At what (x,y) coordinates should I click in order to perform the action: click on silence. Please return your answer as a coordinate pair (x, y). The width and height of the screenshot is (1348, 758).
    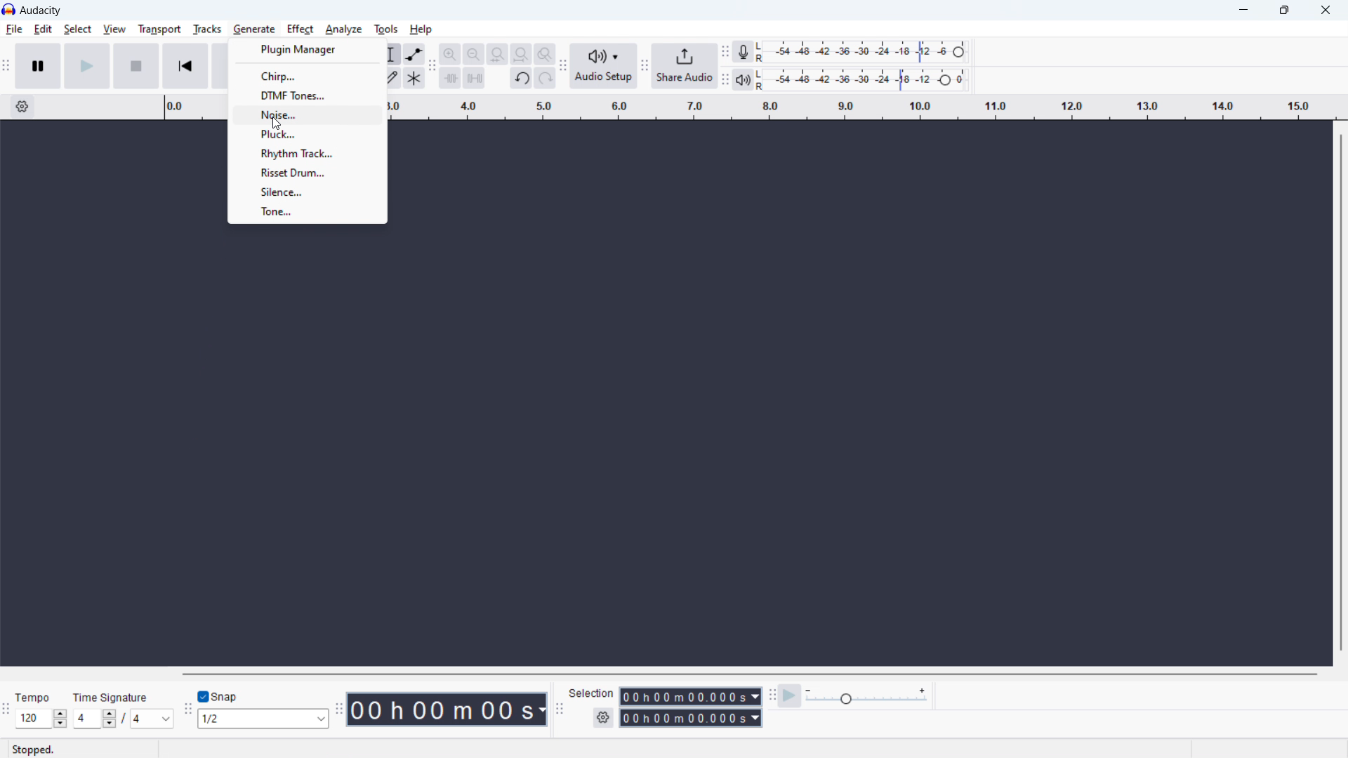
    Looking at the image, I should click on (308, 193).